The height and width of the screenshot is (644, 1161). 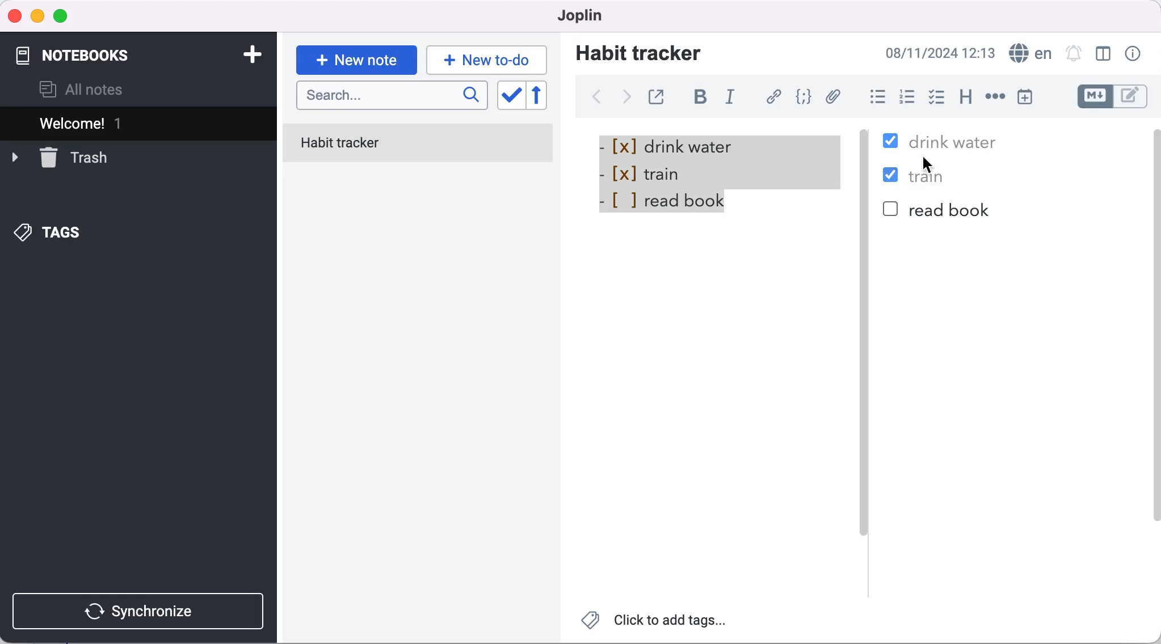 I want to click on maximize, so click(x=63, y=17).